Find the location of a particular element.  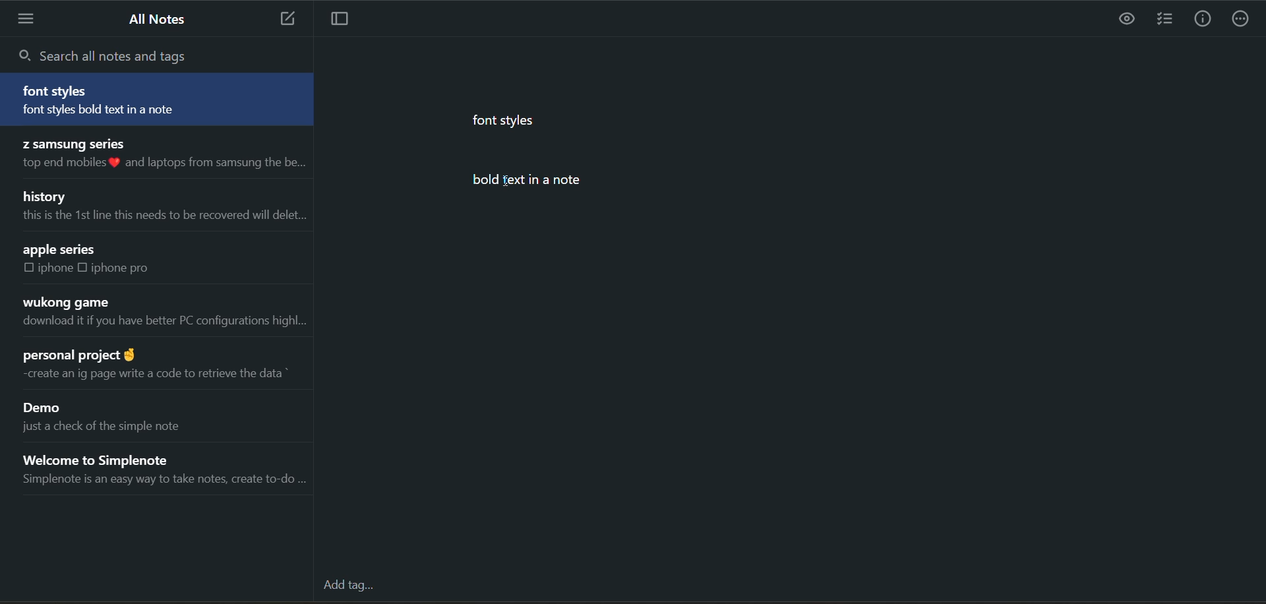

preview is located at coordinates (1128, 19).